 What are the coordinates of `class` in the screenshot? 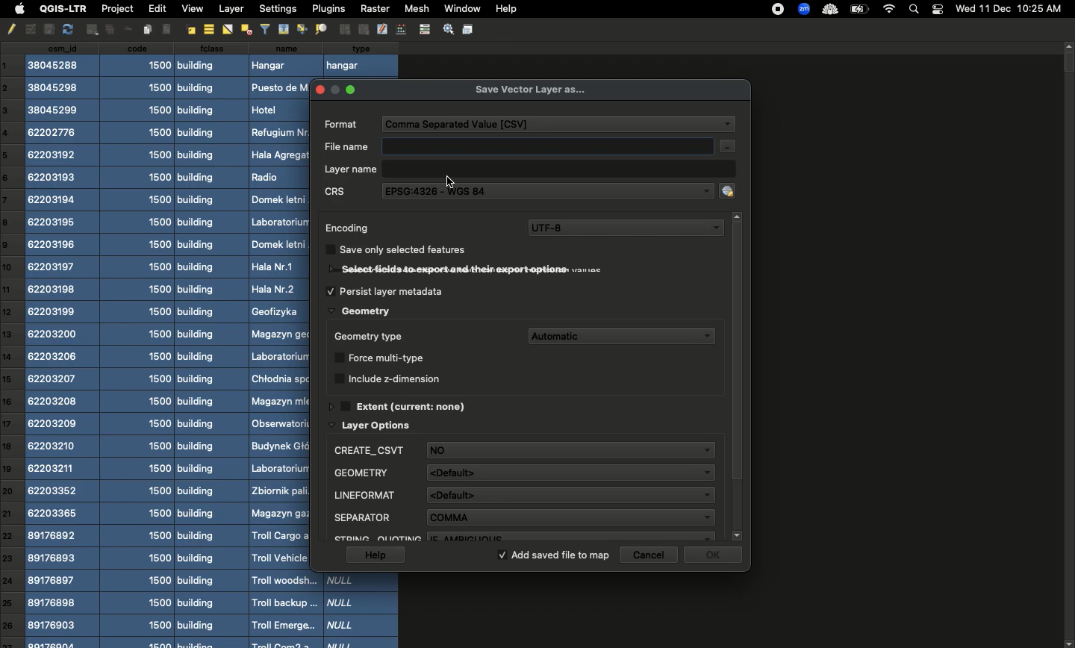 It's located at (211, 344).